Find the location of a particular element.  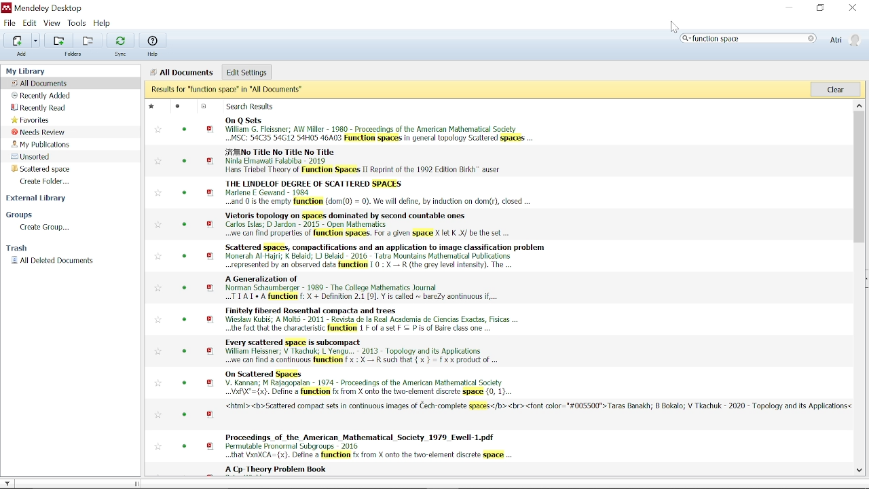

Scattered space is located at coordinates (39, 168).